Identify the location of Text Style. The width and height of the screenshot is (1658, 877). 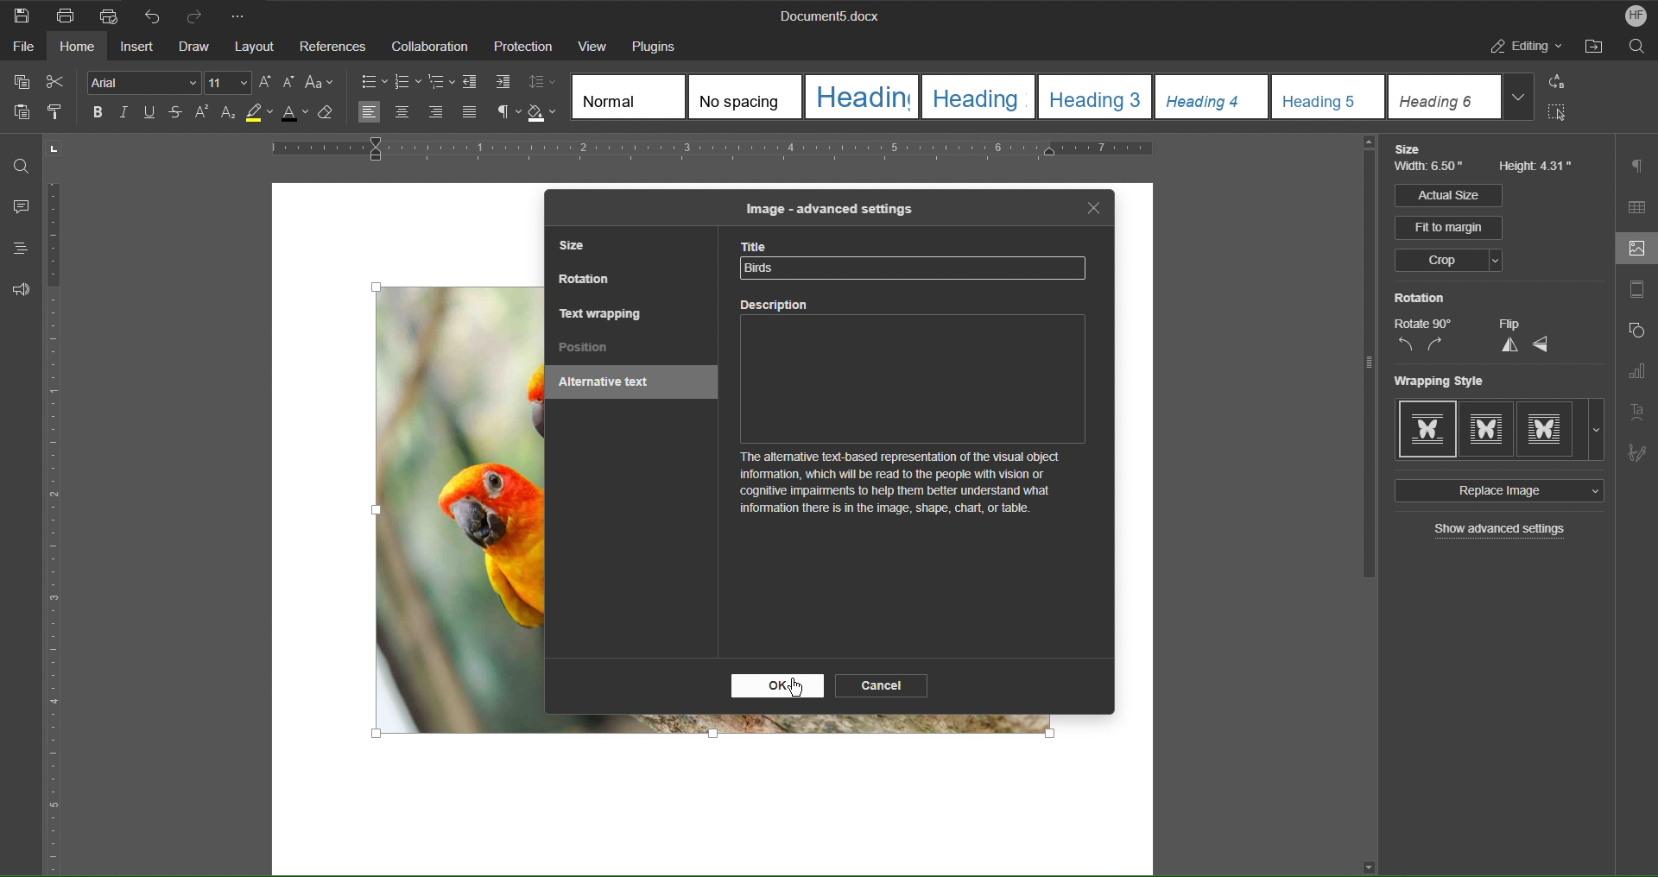
(1055, 97).